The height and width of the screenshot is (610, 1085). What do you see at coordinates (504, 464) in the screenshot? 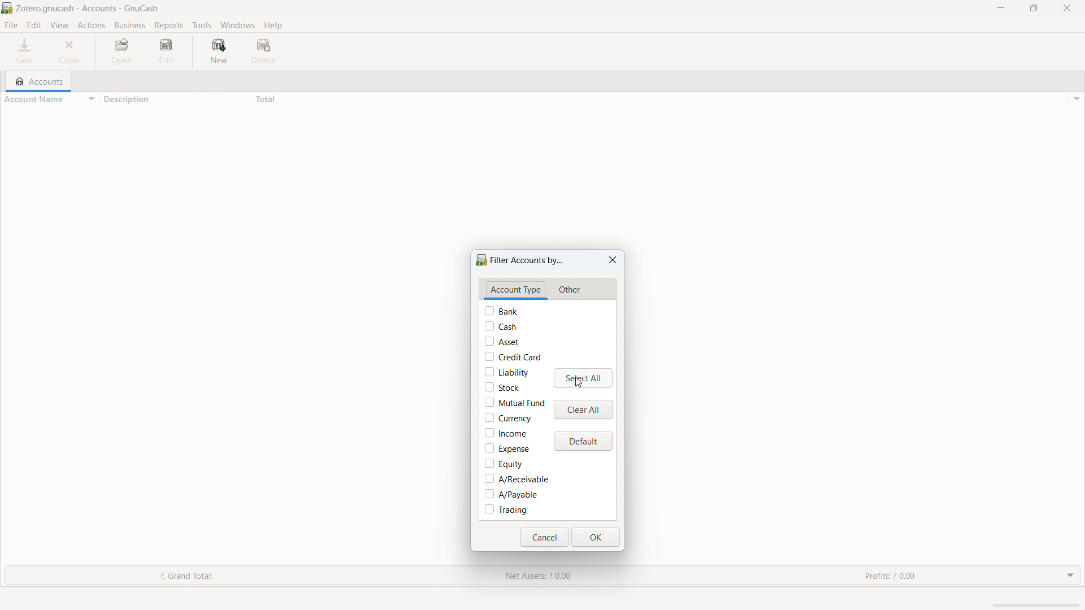
I see `equity` at bounding box center [504, 464].